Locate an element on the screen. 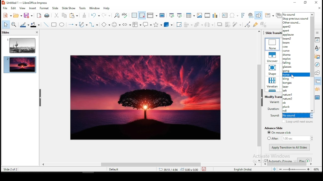 The height and width of the screenshot is (181, 323). slide 1 is located at coordinates (20, 45).